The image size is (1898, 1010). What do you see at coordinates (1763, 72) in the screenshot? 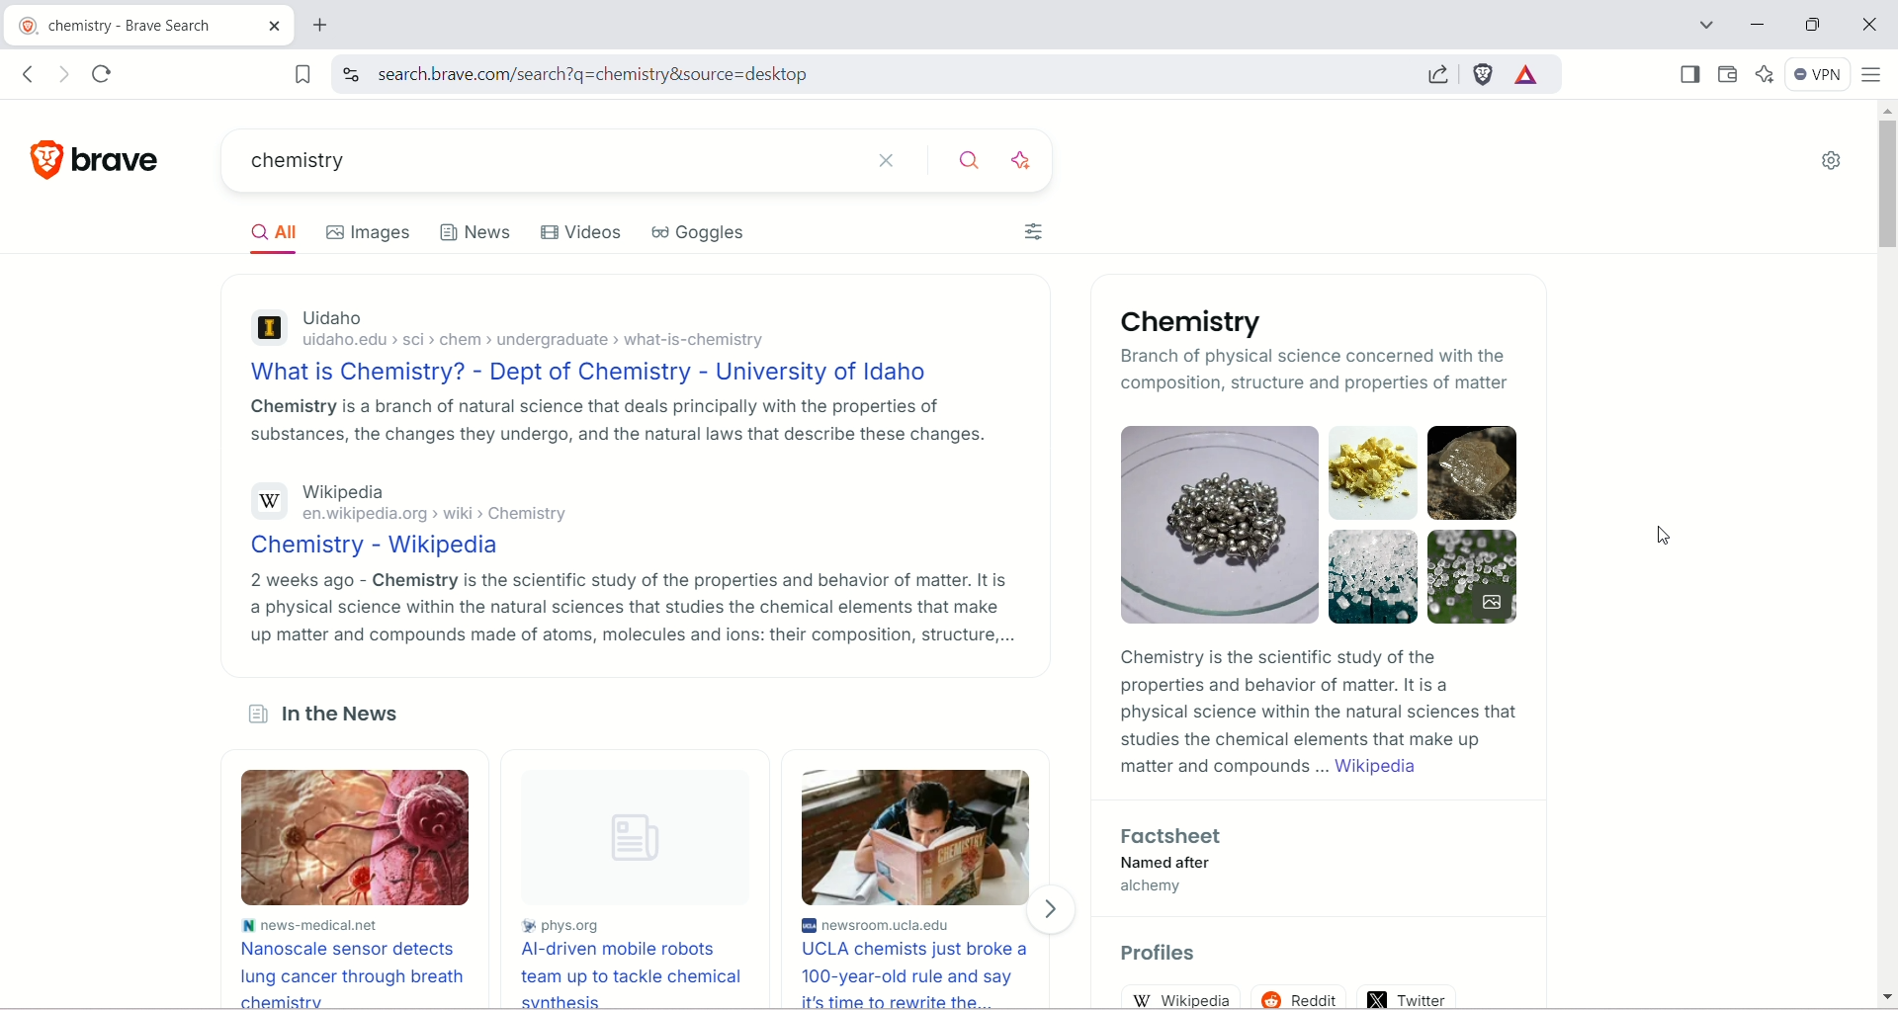
I see `leo AI` at bounding box center [1763, 72].